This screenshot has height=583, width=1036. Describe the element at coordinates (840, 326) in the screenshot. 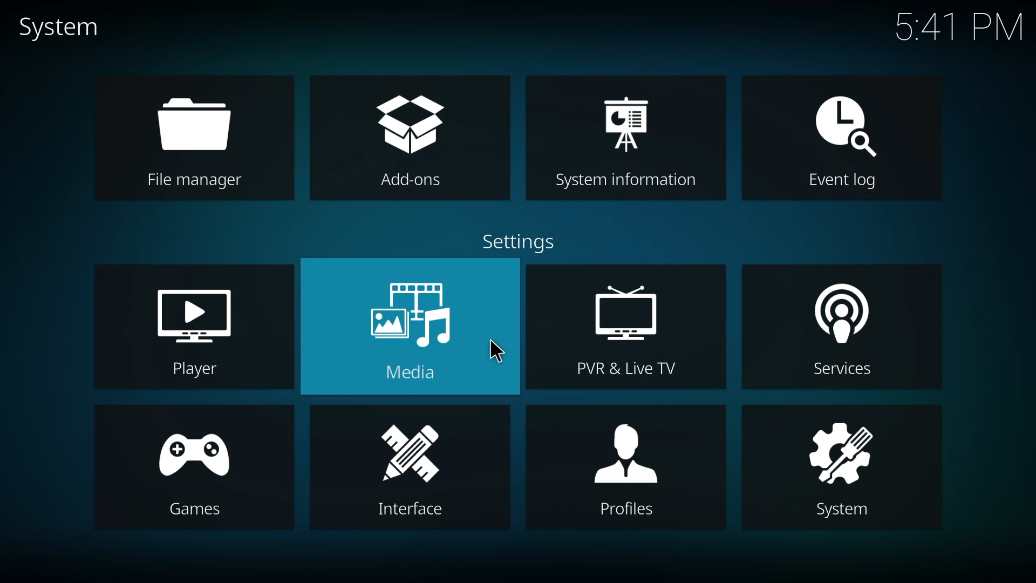

I see `services` at that location.